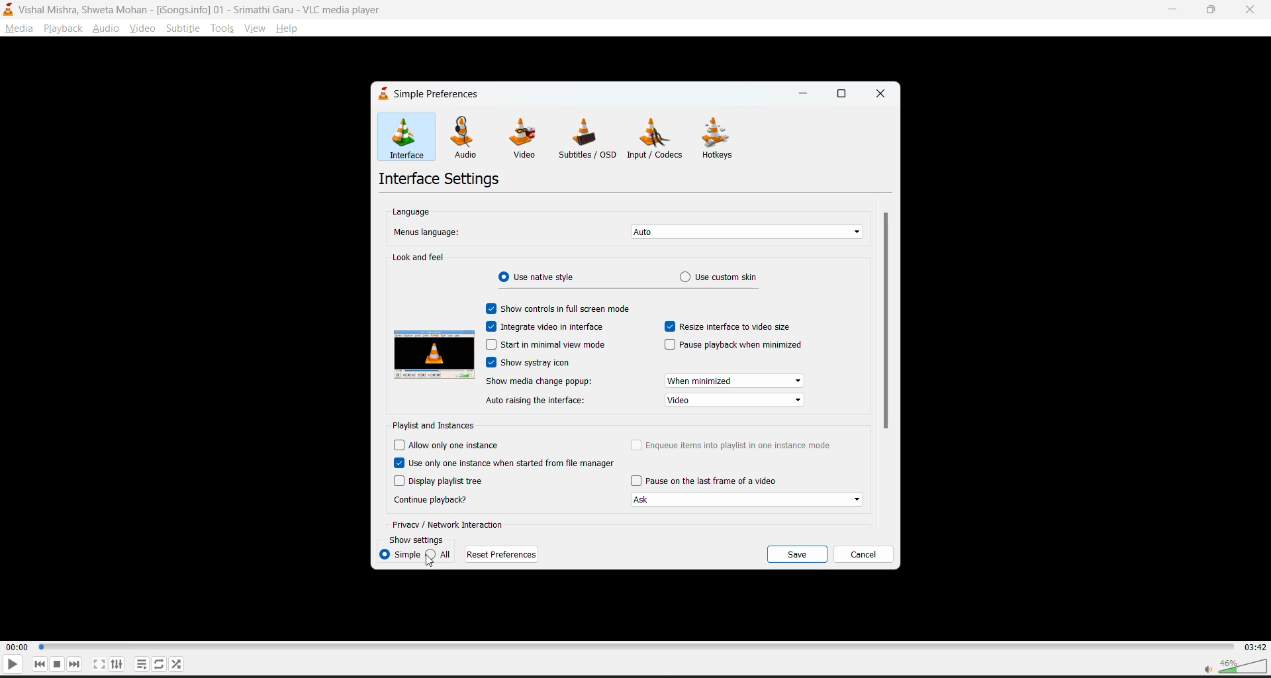  What do you see at coordinates (440, 555) in the screenshot?
I see `all` at bounding box center [440, 555].